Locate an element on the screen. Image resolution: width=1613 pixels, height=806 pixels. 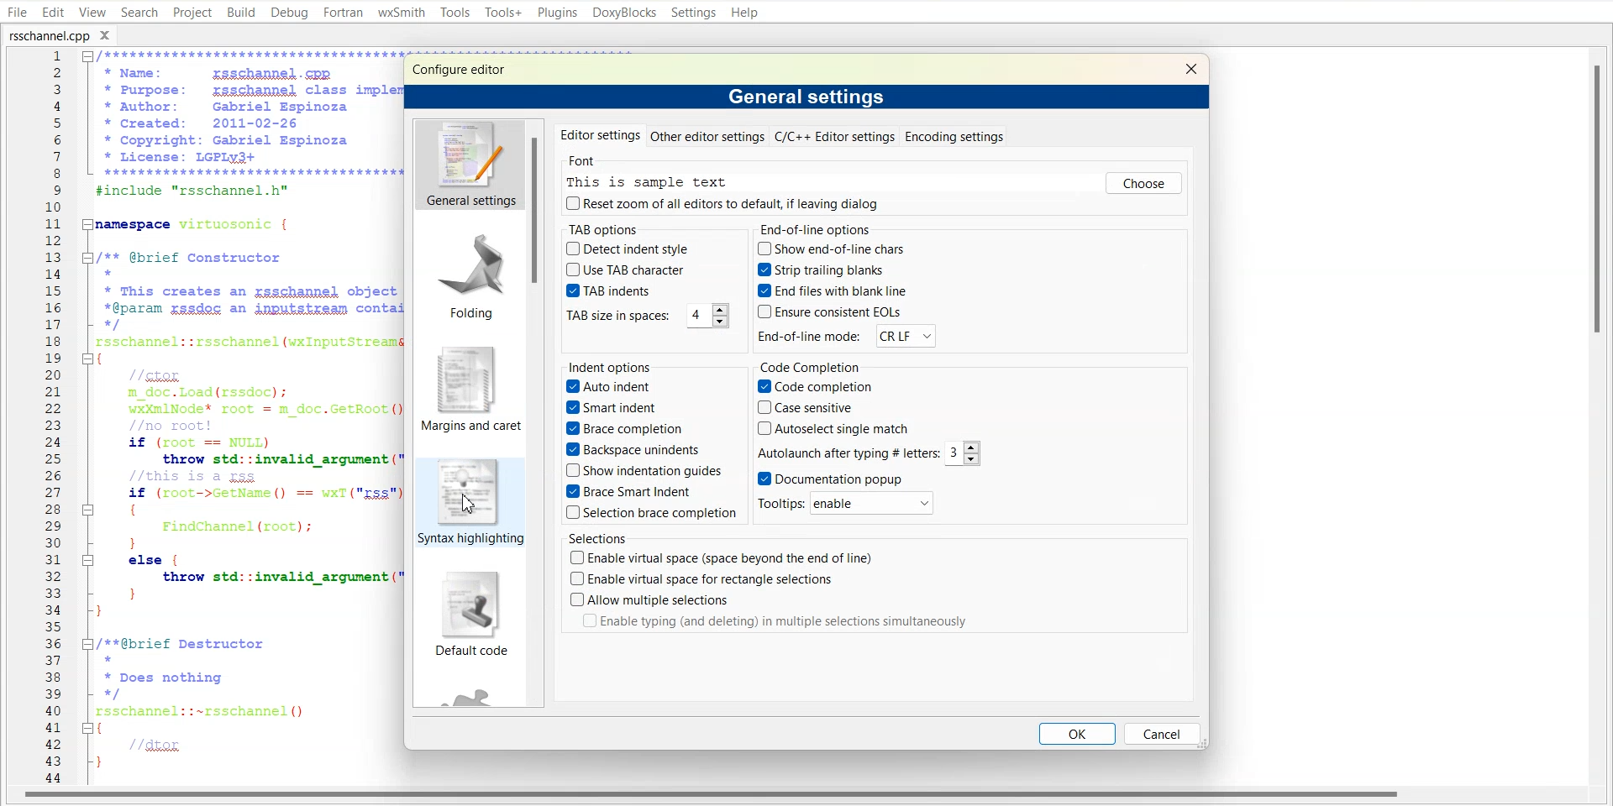
Tools is located at coordinates (454, 12).